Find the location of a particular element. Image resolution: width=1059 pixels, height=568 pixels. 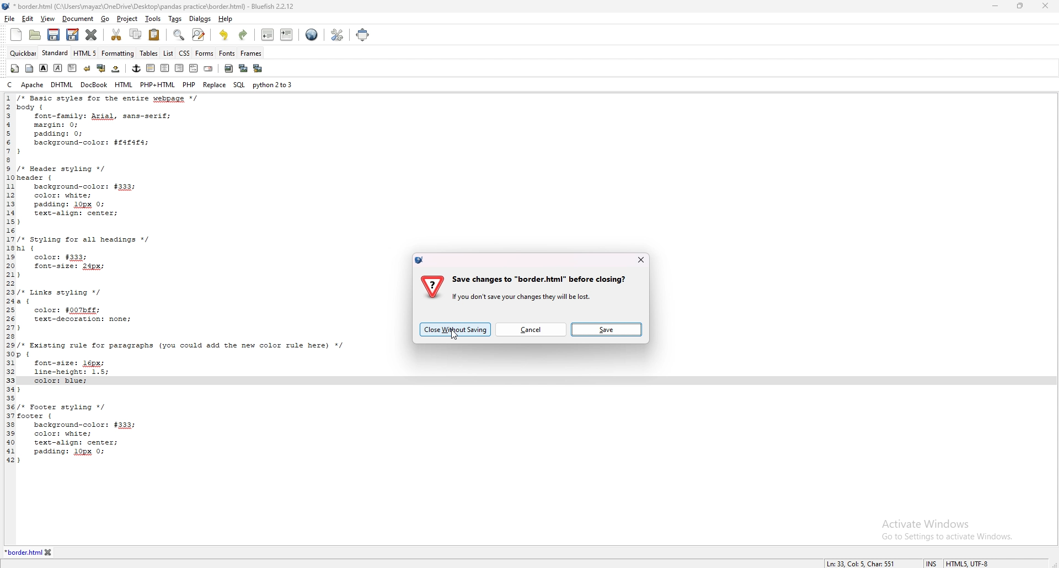

tags is located at coordinates (175, 19).